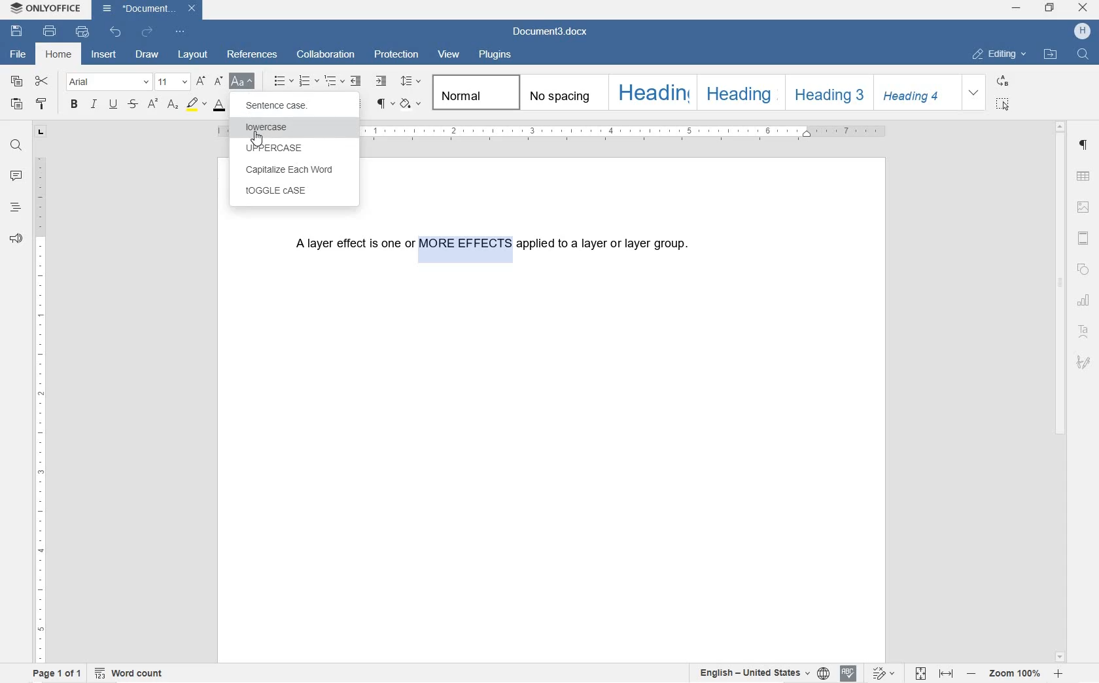 The height and width of the screenshot is (683, 1099). What do you see at coordinates (1086, 207) in the screenshot?
I see `IMAGE` at bounding box center [1086, 207].